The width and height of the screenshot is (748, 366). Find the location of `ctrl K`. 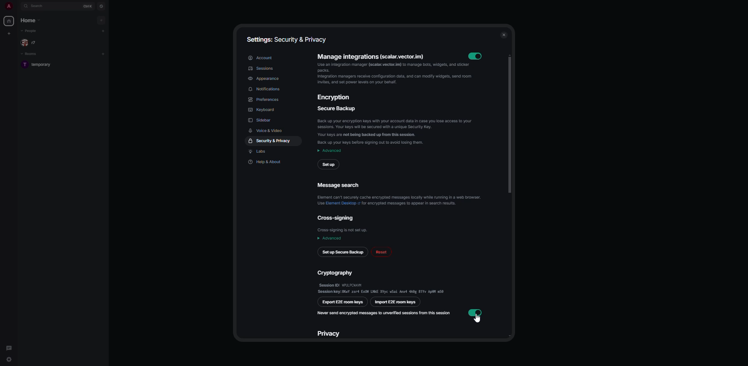

ctrl K is located at coordinates (88, 5).